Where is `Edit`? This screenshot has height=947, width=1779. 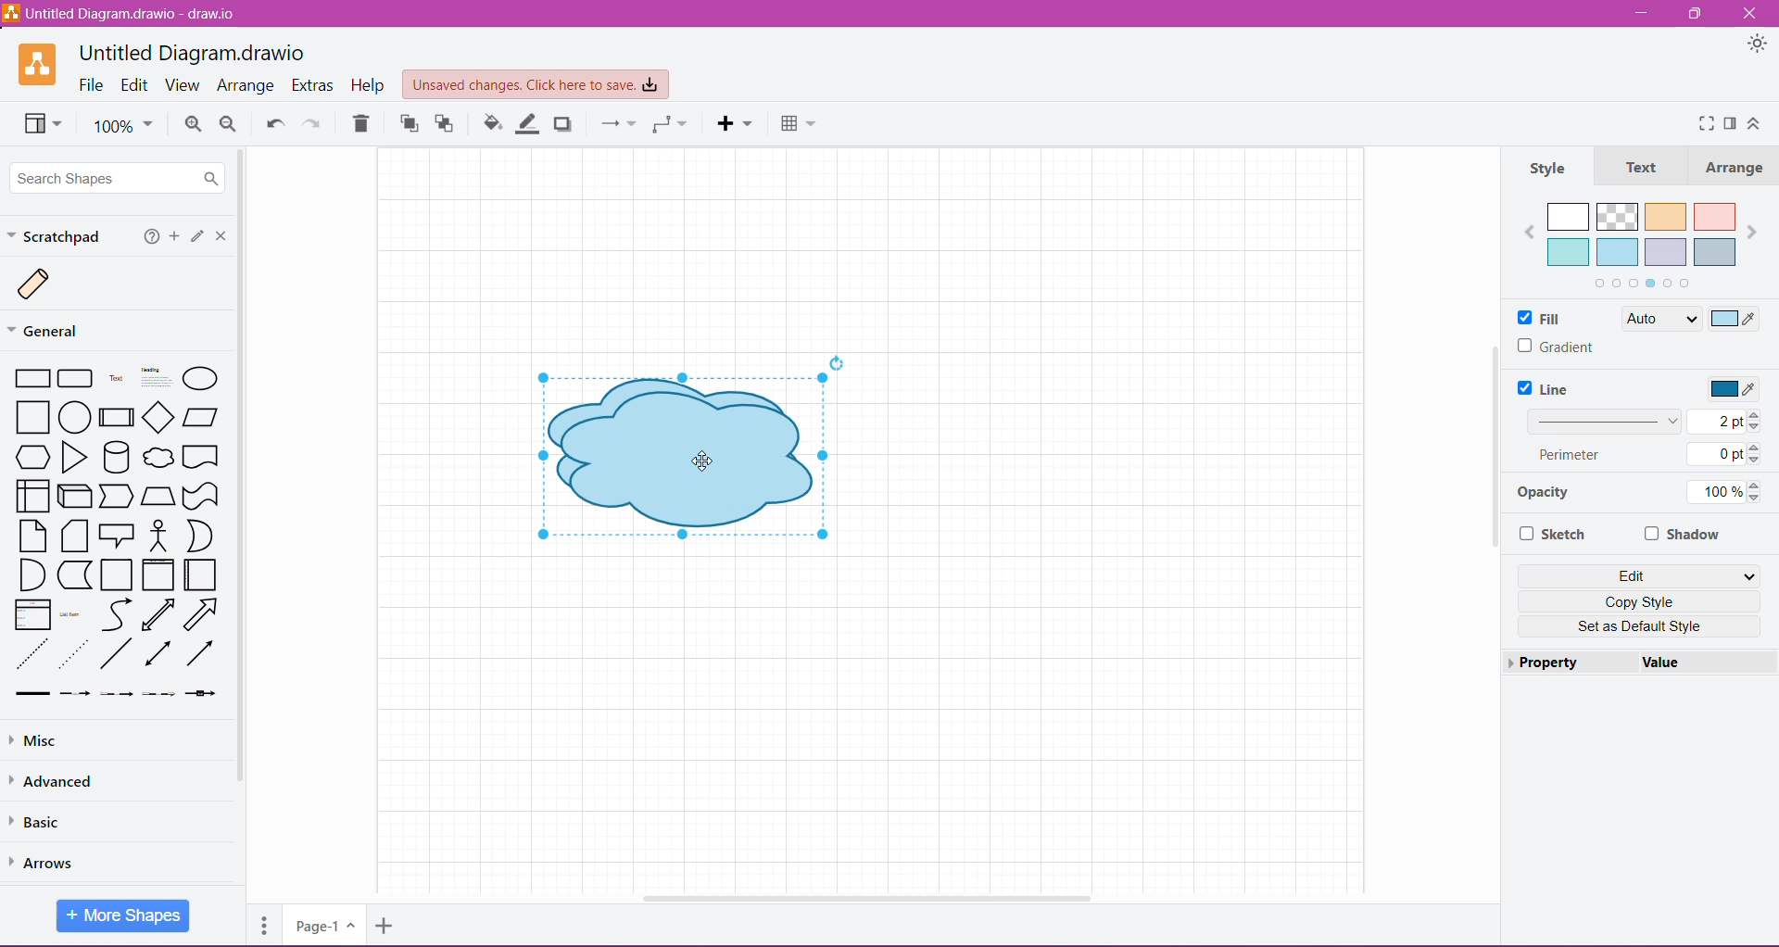 Edit is located at coordinates (136, 85).